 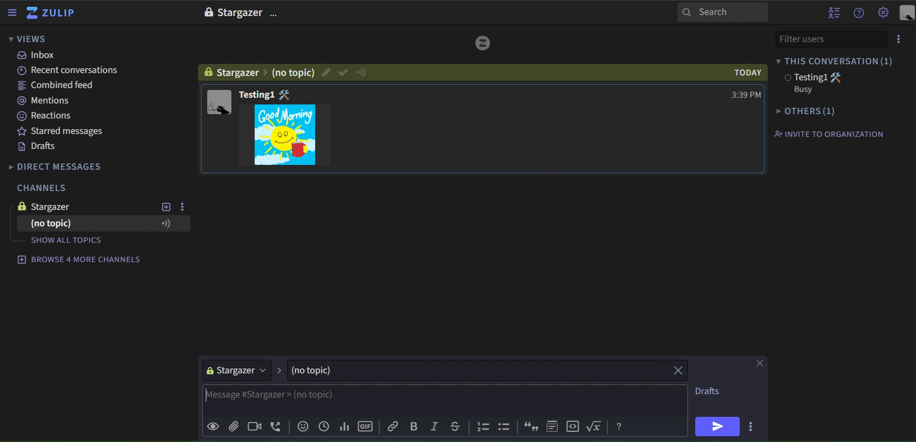 What do you see at coordinates (37, 55) in the screenshot?
I see `inbox` at bounding box center [37, 55].